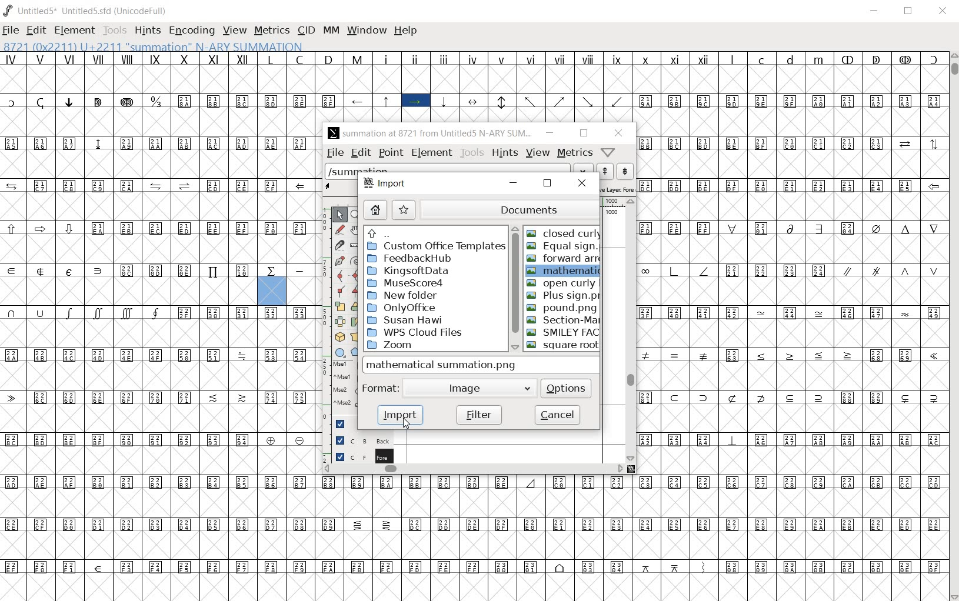  I want to click on draw a freehand curve, so click(339, 228).